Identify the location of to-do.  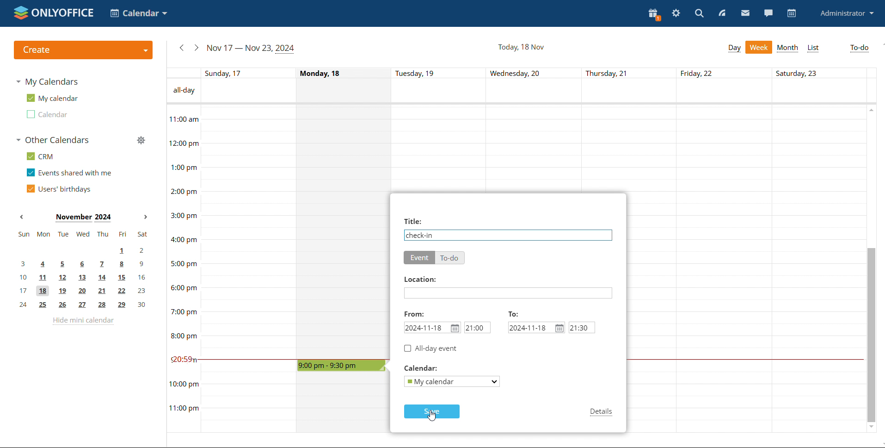
(860, 48).